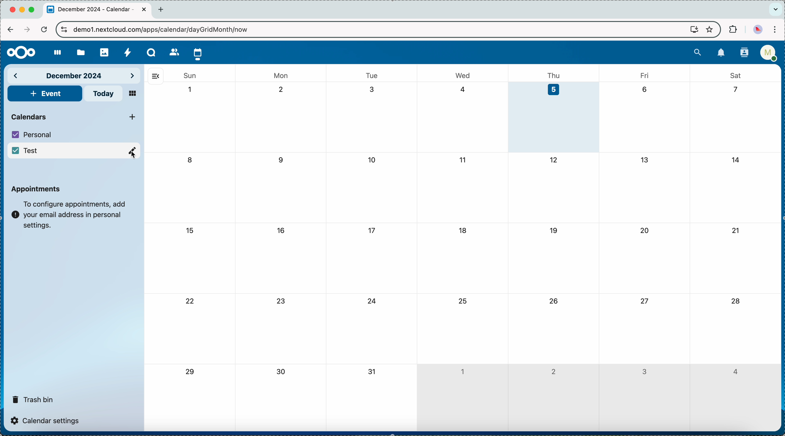  What do you see at coordinates (553, 371) in the screenshot?
I see `2` at bounding box center [553, 371].